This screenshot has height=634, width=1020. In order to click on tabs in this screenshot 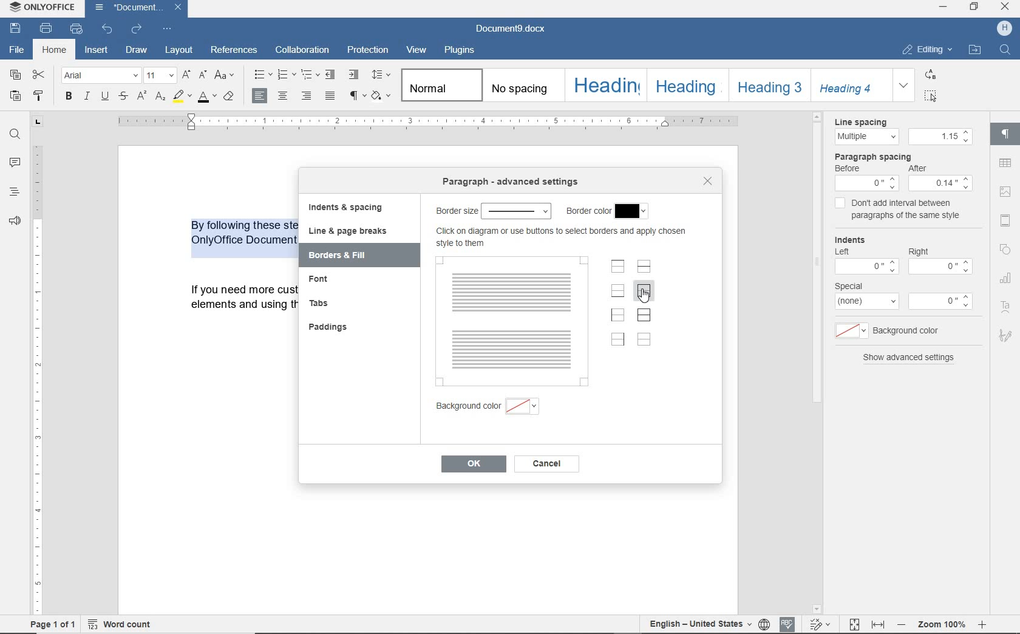, I will do `click(324, 304)`.